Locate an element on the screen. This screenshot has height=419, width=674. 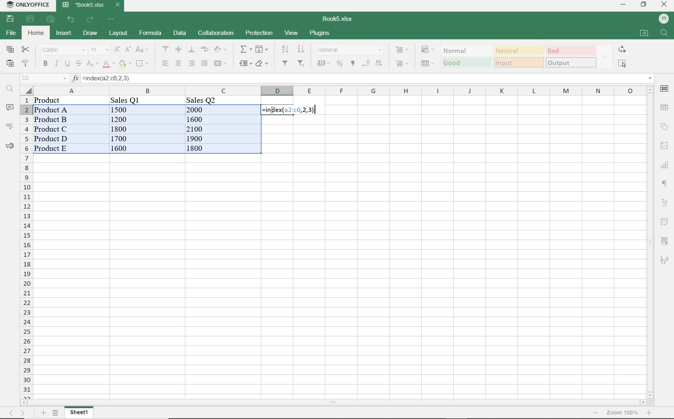
copy is located at coordinates (10, 49).